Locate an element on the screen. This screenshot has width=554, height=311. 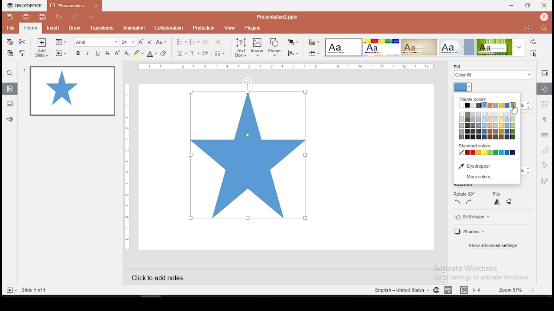
active shape is located at coordinates (248, 153).